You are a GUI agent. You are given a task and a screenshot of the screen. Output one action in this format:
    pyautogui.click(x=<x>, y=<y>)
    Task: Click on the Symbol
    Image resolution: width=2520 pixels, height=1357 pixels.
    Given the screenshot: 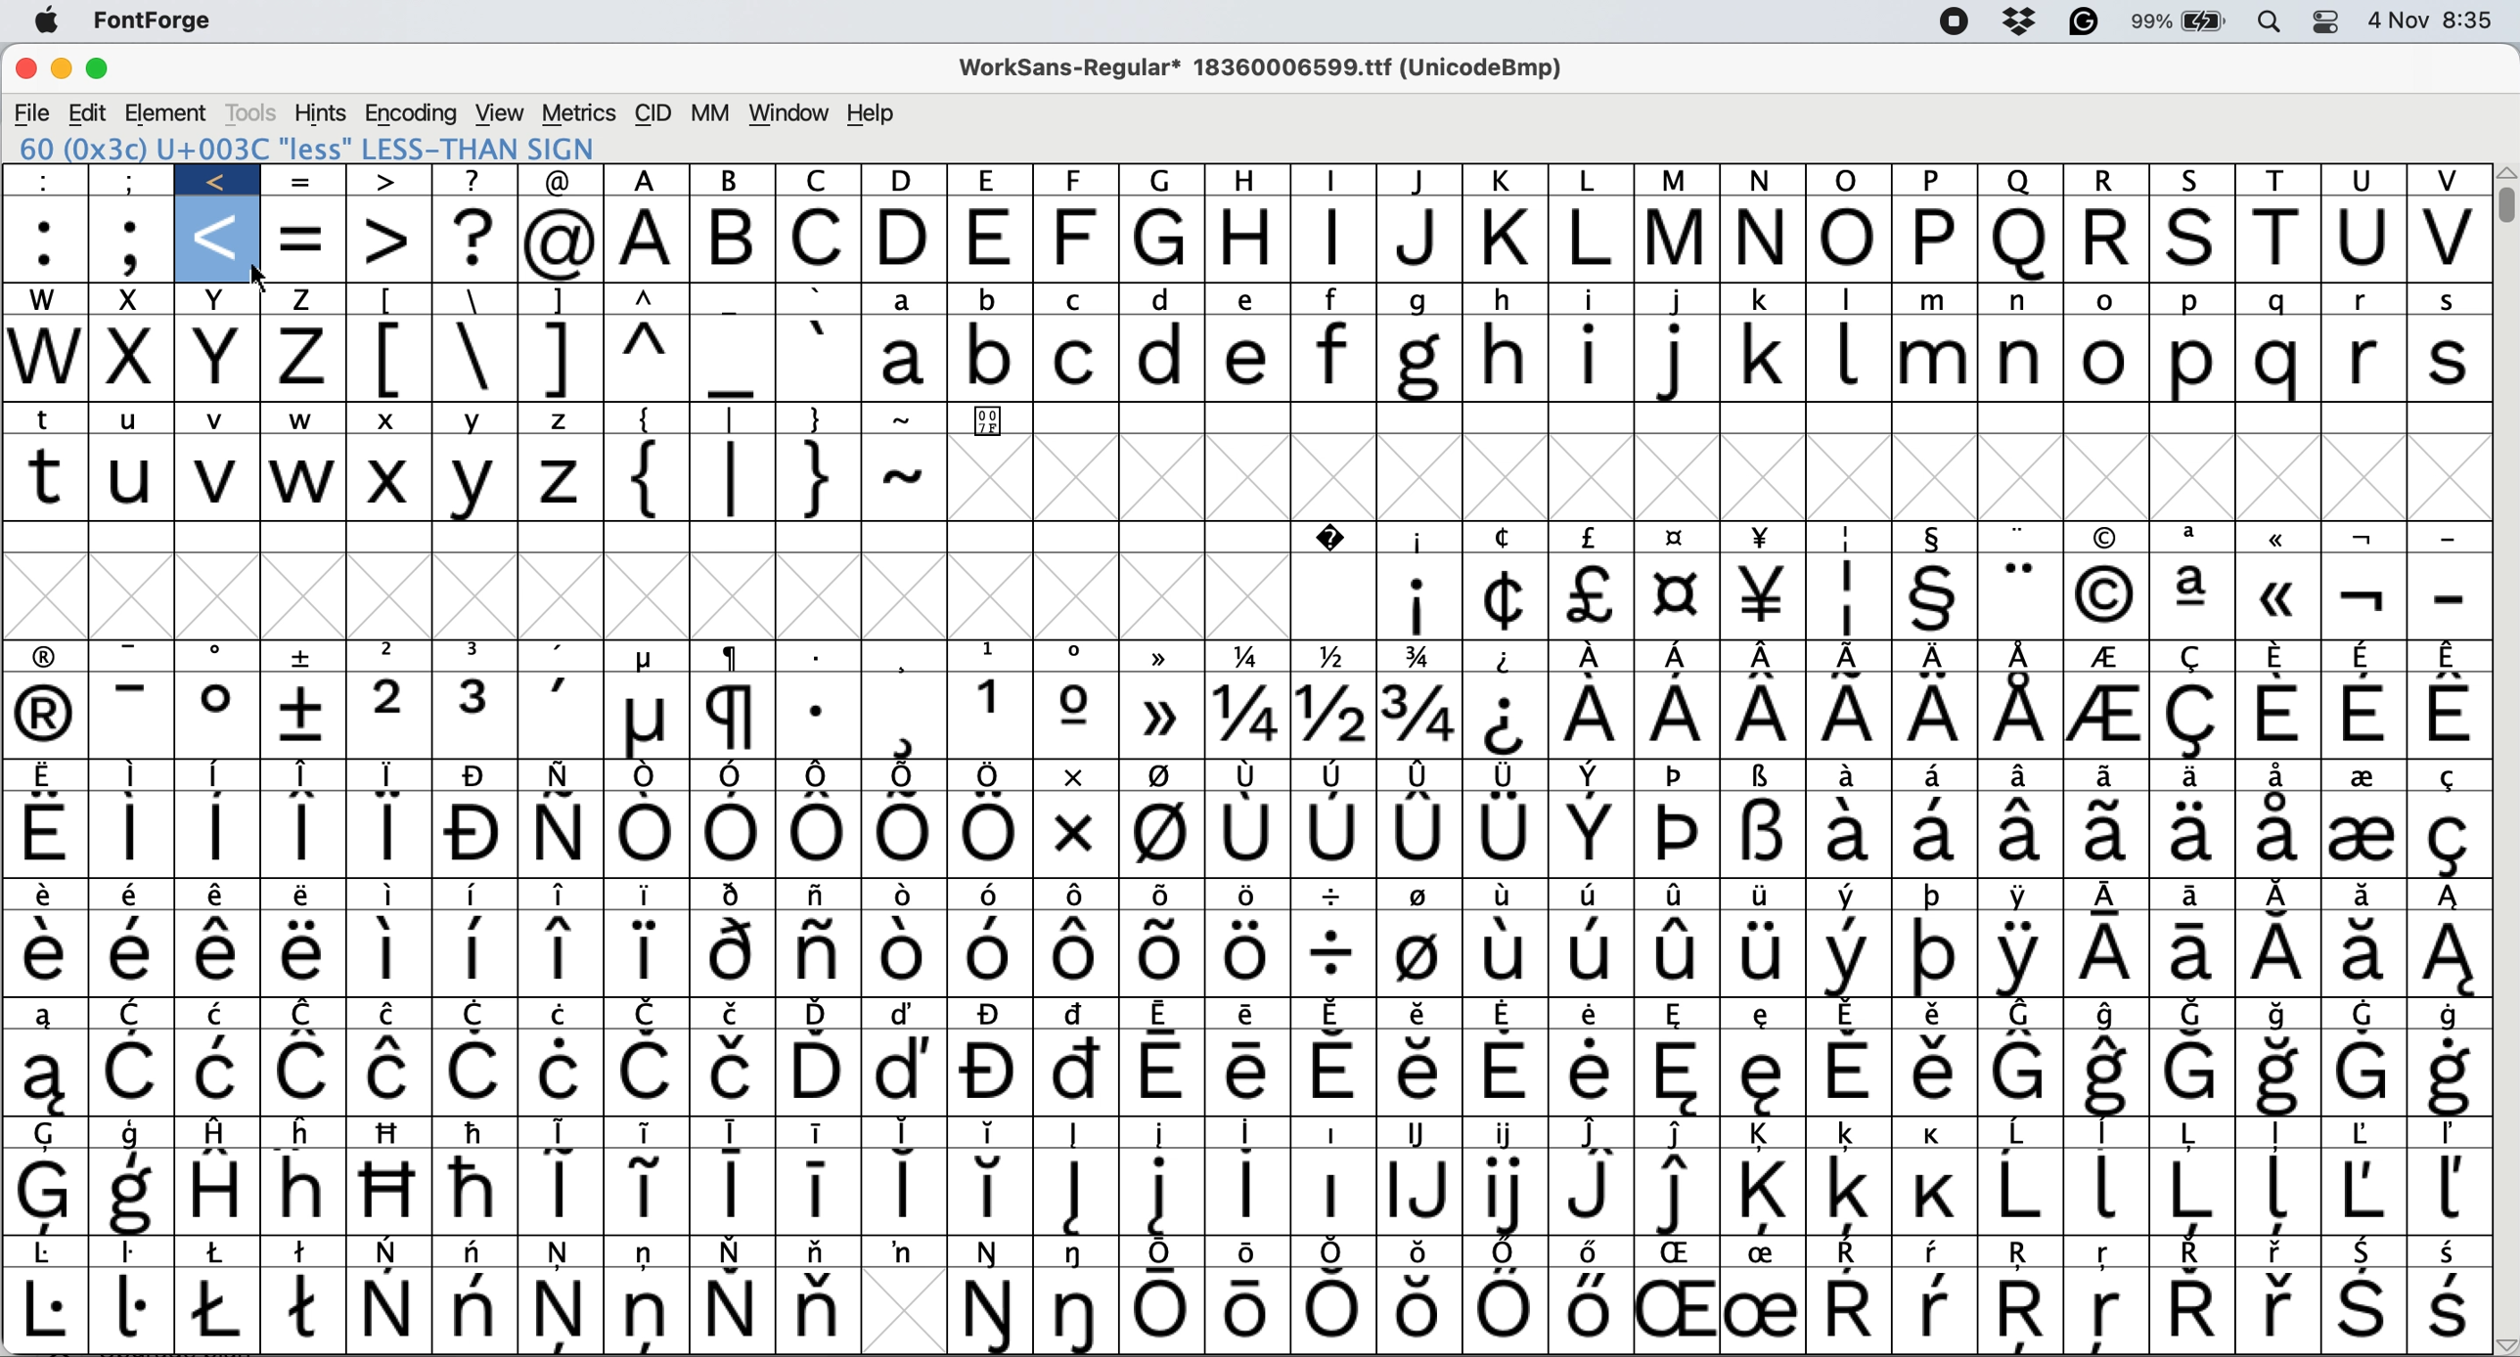 What is the action you would take?
    pyautogui.click(x=1763, y=776)
    